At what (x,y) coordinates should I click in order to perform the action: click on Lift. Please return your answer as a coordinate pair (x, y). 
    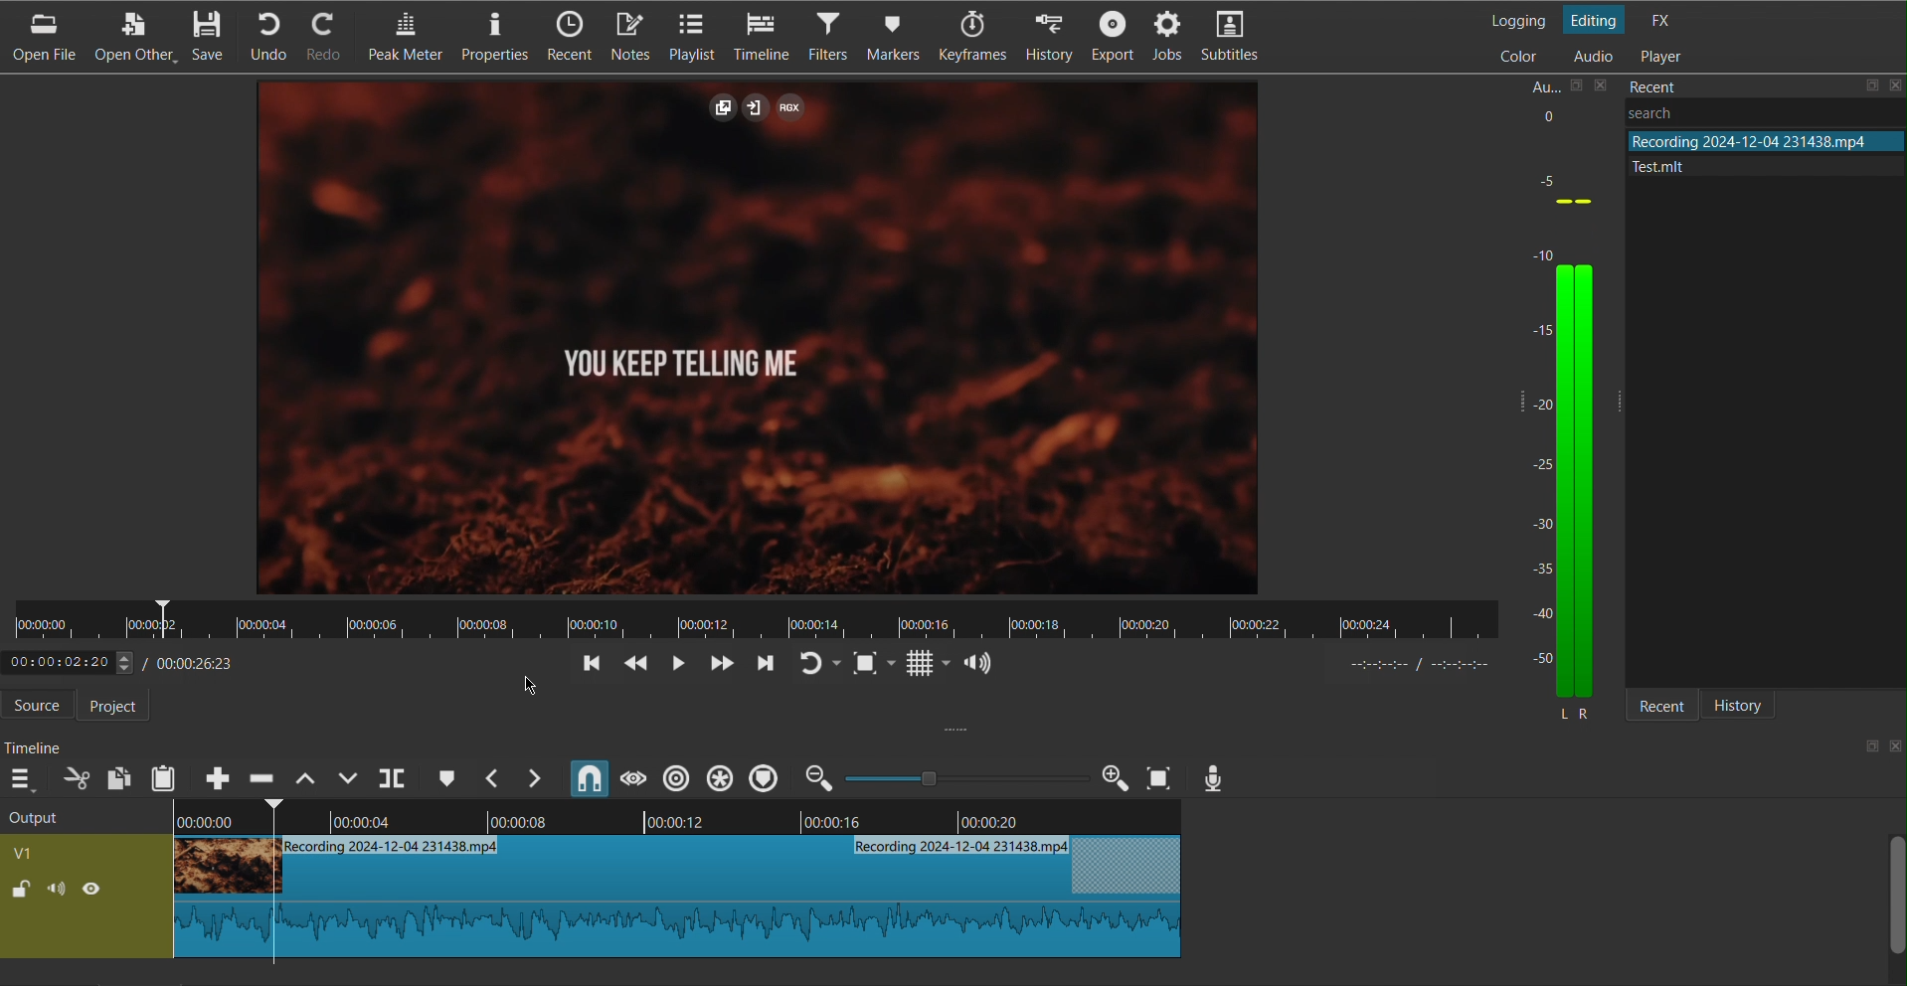
    Looking at the image, I should click on (304, 776).